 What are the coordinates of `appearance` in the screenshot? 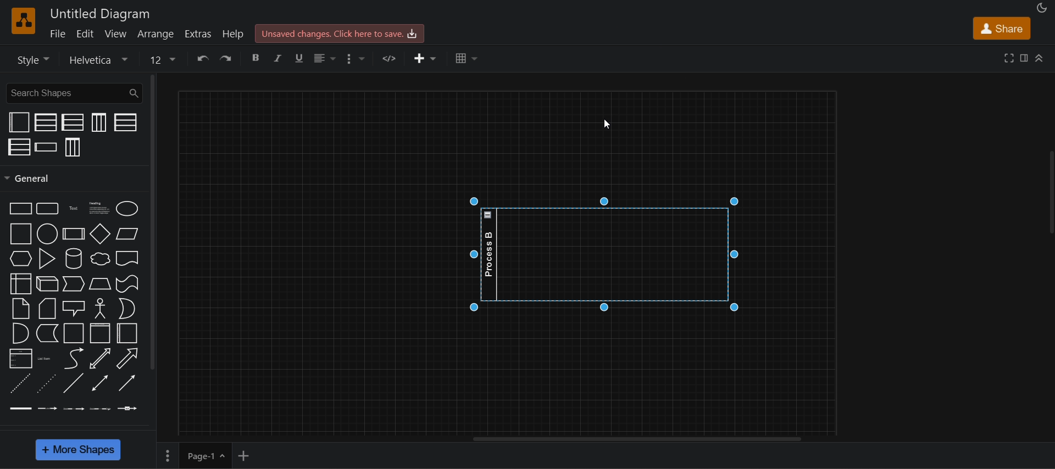 It's located at (1040, 8).